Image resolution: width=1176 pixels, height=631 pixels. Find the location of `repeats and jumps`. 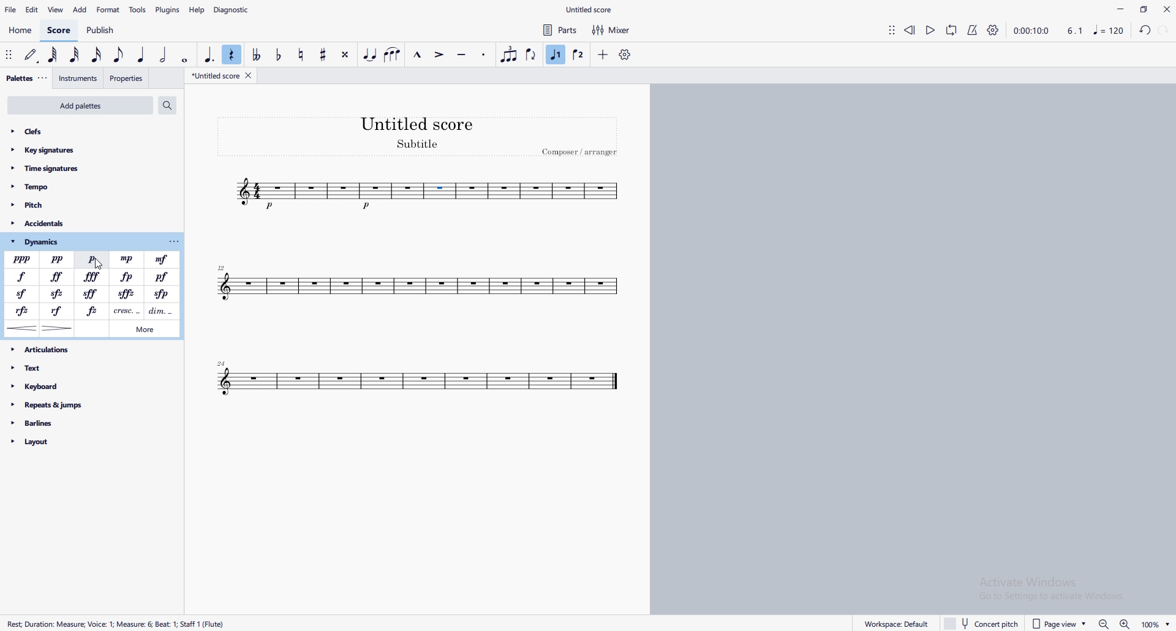

repeats and jumps is located at coordinates (77, 406).